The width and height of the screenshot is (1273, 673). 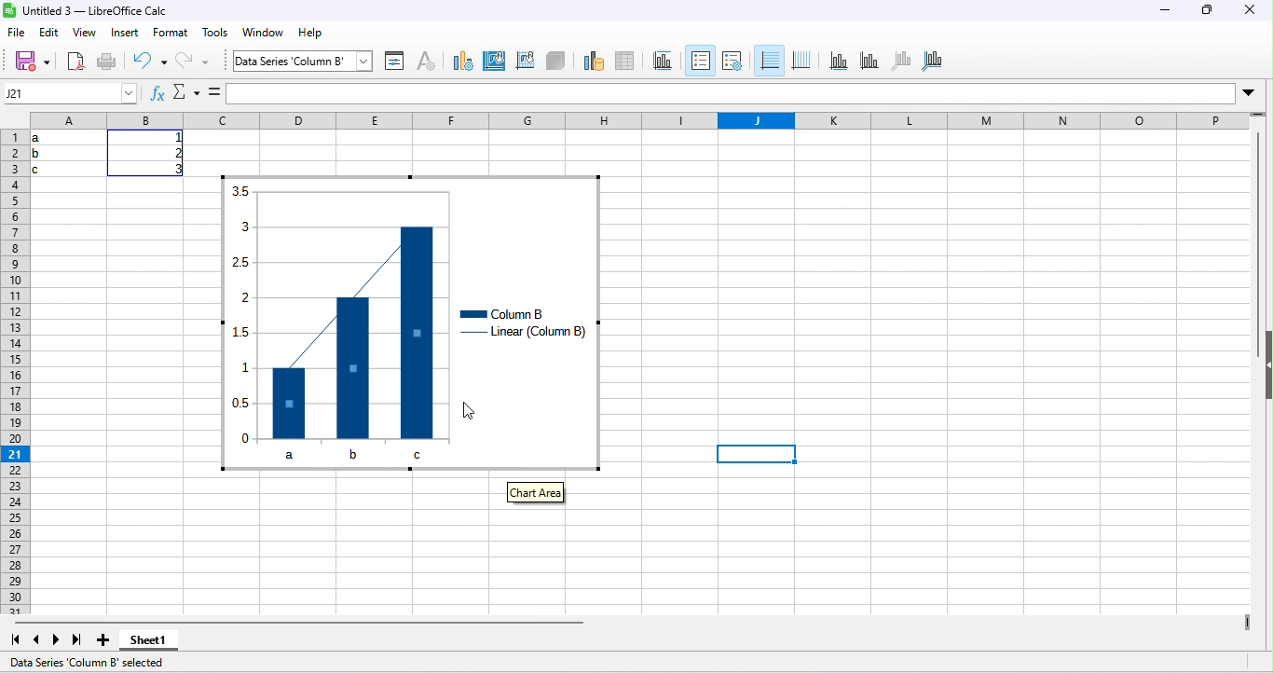 I want to click on help, so click(x=322, y=34).